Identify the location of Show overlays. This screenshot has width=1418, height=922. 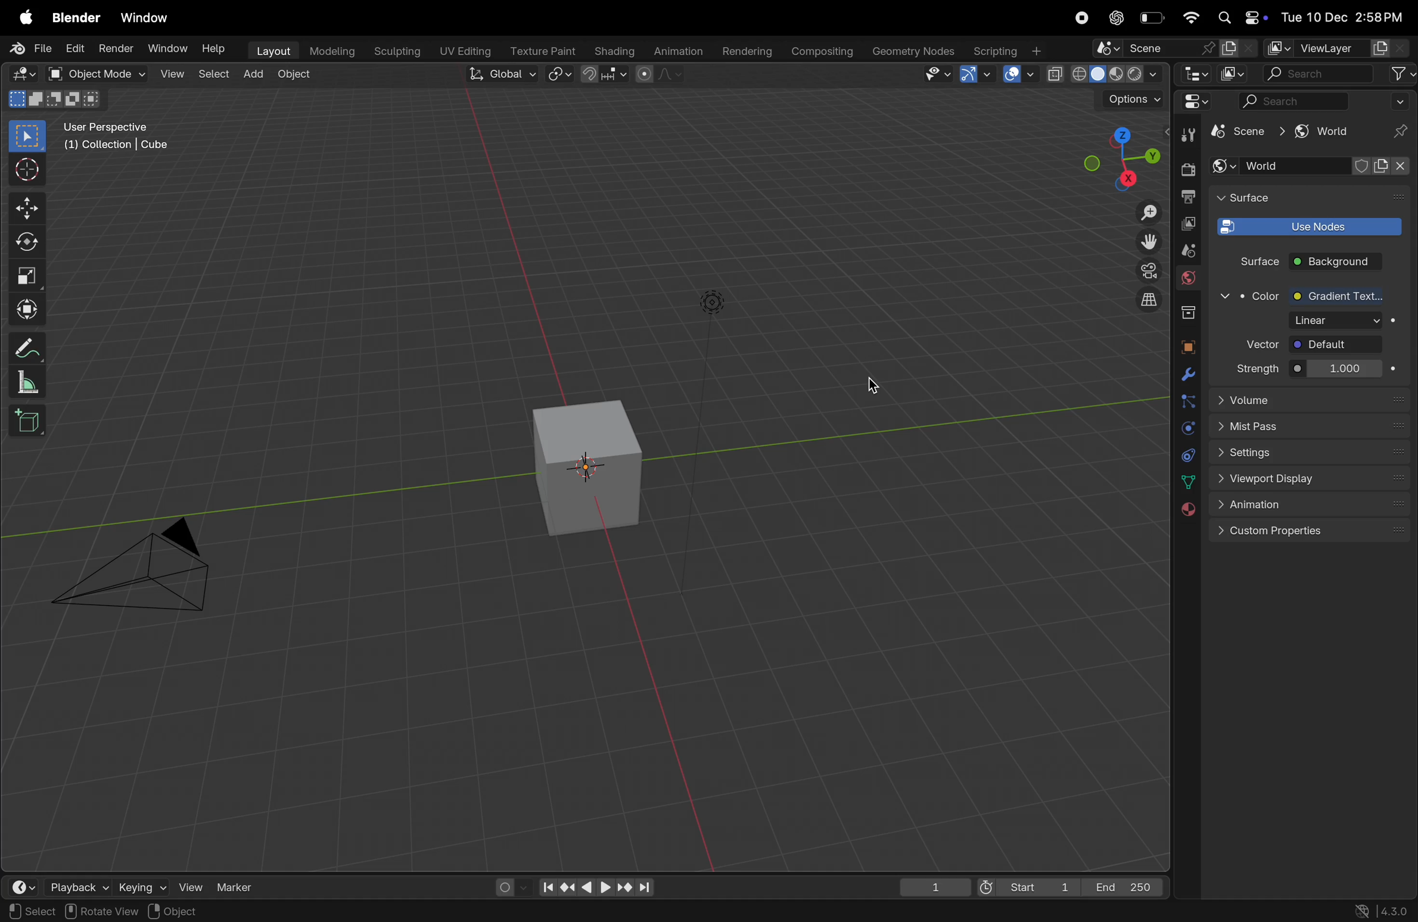
(1017, 76).